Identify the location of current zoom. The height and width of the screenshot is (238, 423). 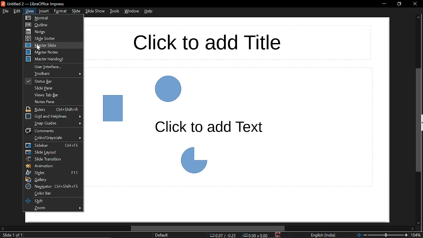
(417, 235).